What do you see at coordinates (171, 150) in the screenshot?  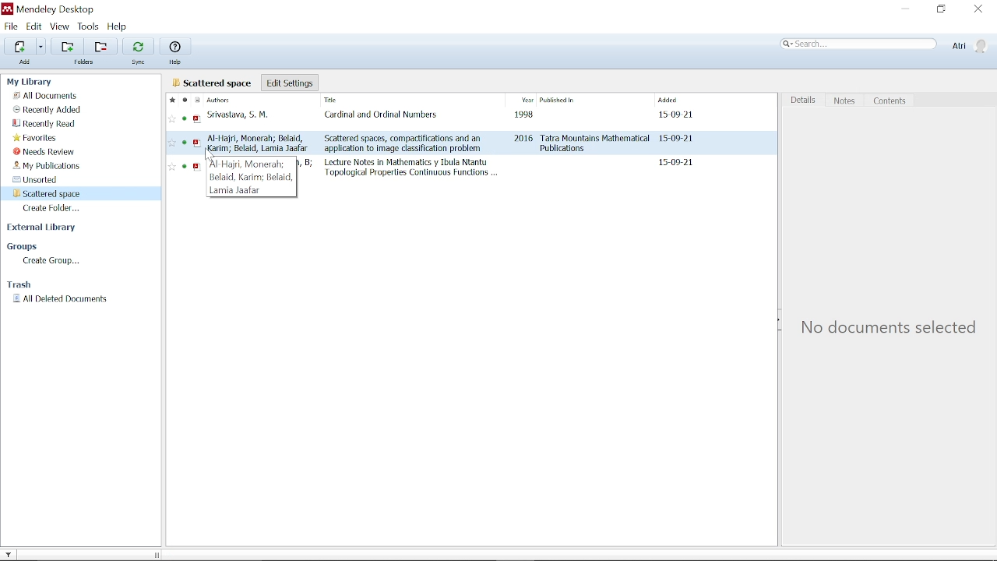 I see `favorite` at bounding box center [171, 150].